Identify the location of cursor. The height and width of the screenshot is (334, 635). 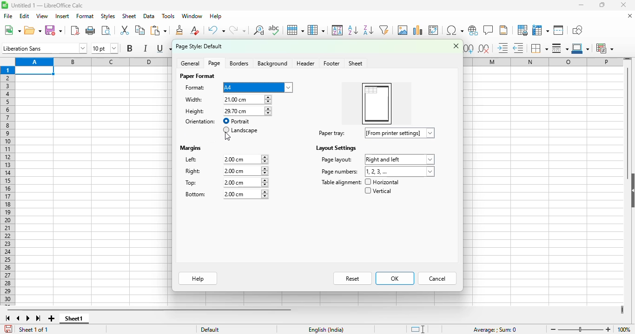
(227, 136).